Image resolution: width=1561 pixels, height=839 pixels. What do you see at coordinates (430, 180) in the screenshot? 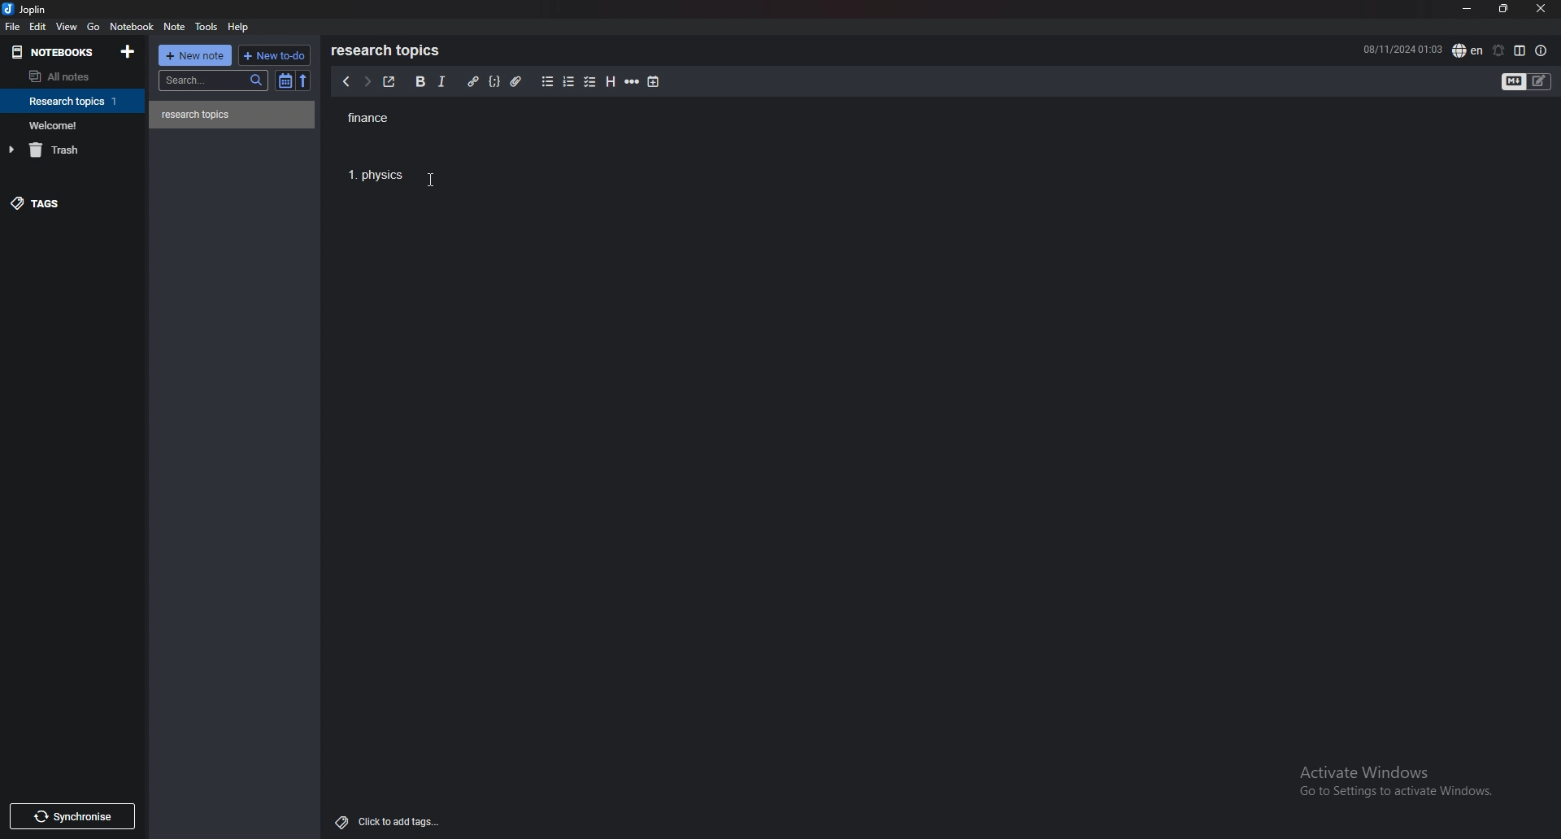
I see `cursor` at bounding box center [430, 180].